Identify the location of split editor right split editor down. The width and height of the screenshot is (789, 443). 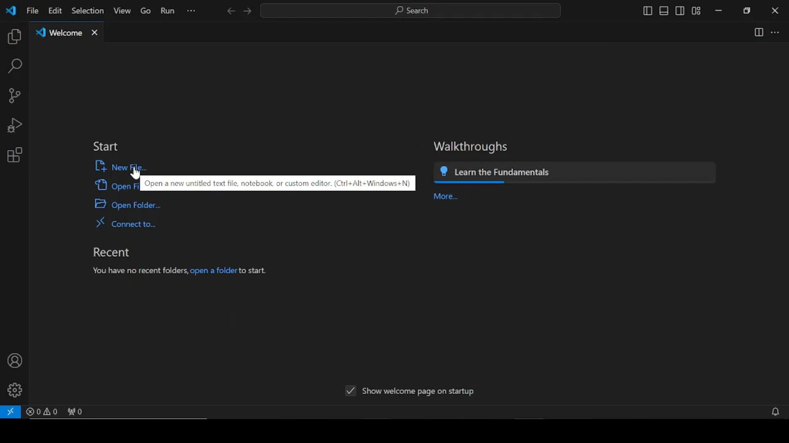
(759, 32).